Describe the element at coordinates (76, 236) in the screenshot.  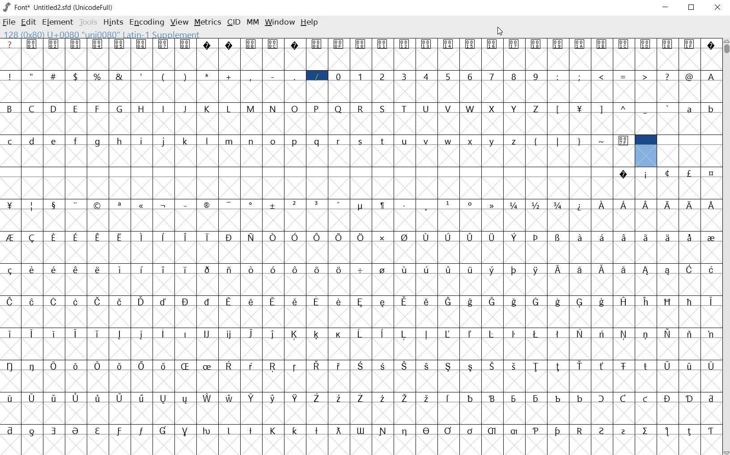
I see `Symbol` at that location.